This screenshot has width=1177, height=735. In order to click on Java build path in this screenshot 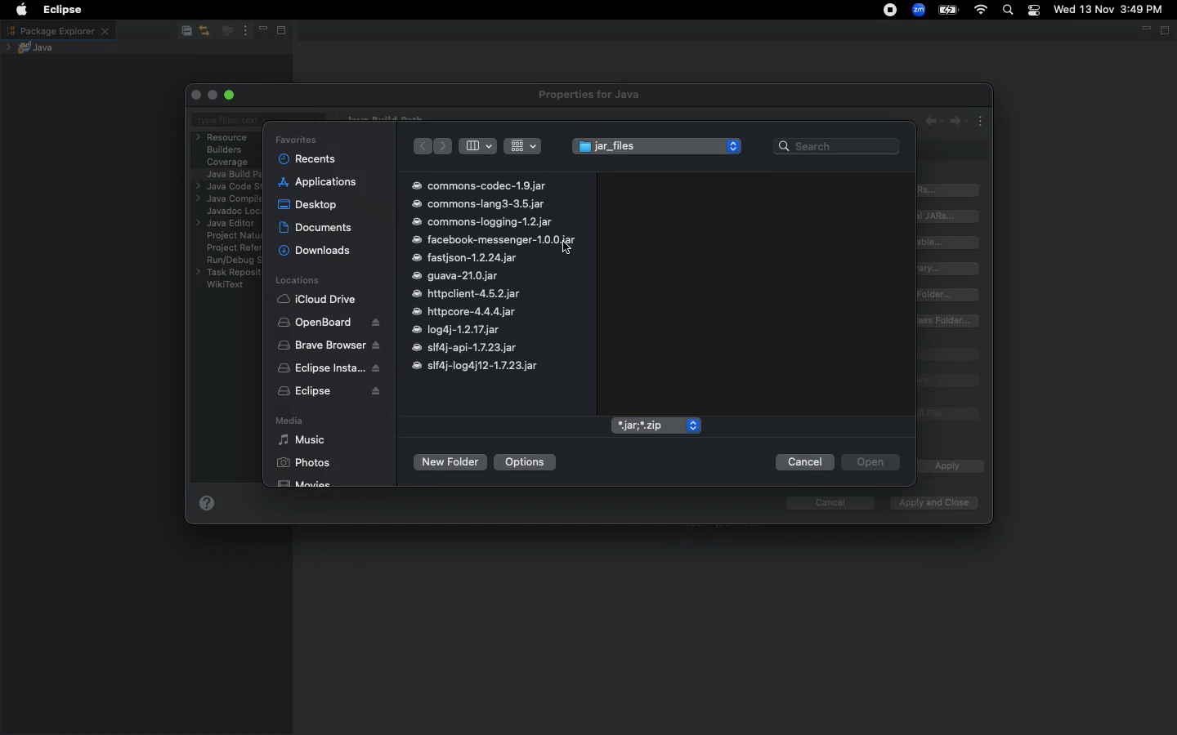, I will do `click(234, 173)`.